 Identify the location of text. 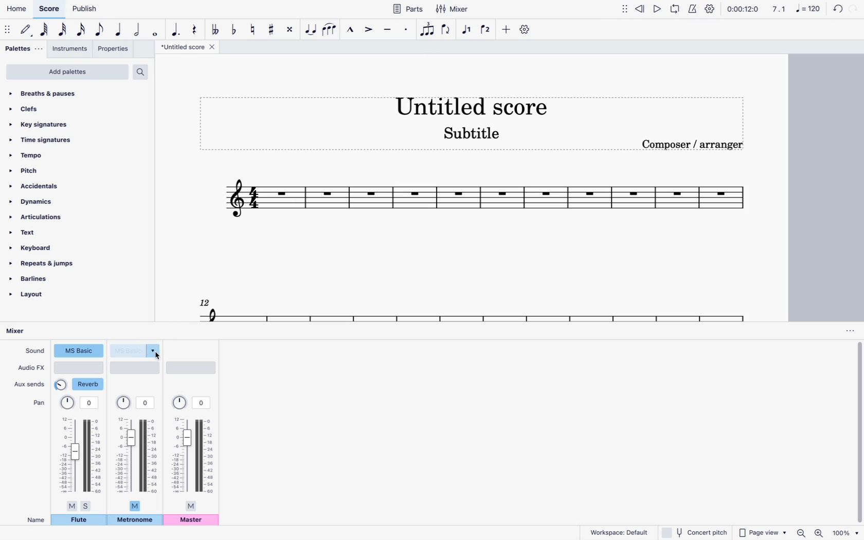
(54, 232).